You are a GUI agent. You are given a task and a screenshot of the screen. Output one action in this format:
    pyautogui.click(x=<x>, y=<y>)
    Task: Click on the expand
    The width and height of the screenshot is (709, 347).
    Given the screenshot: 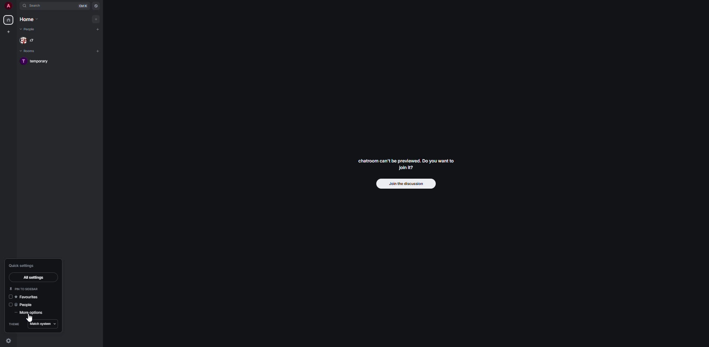 What is the action you would take?
    pyautogui.click(x=17, y=6)
    